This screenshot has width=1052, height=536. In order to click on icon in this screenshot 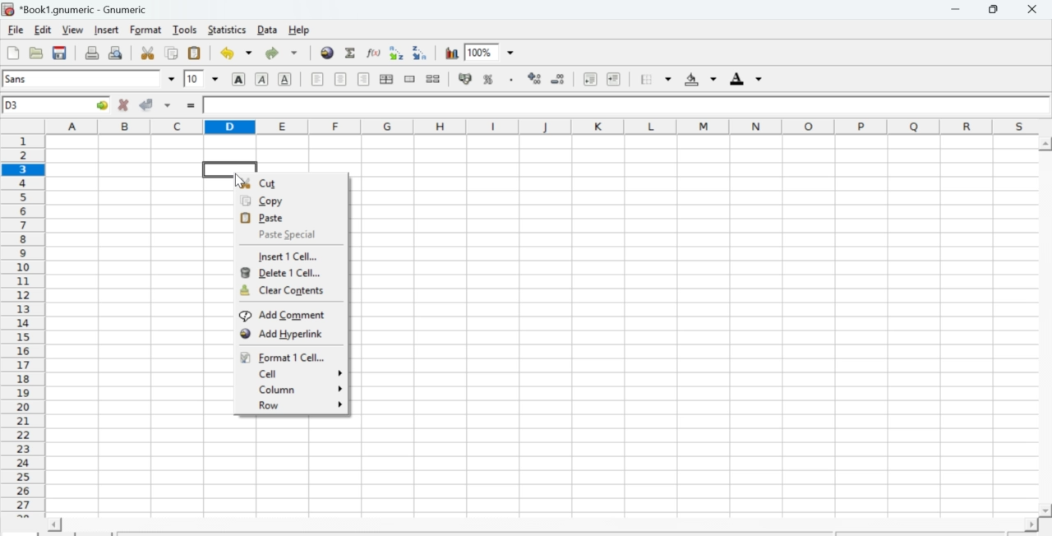, I will do `click(8, 9)`.